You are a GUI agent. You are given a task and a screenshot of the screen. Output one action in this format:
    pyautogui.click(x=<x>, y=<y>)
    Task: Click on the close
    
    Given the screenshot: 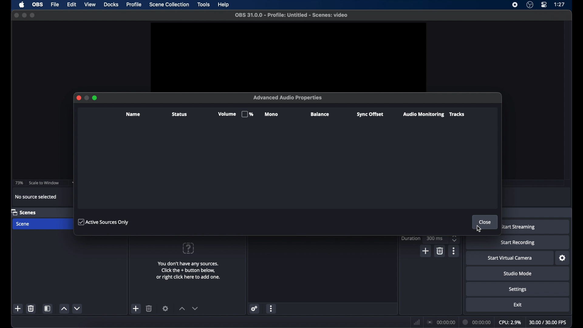 What is the action you would take?
    pyautogui.click(x=485, y=222)
    